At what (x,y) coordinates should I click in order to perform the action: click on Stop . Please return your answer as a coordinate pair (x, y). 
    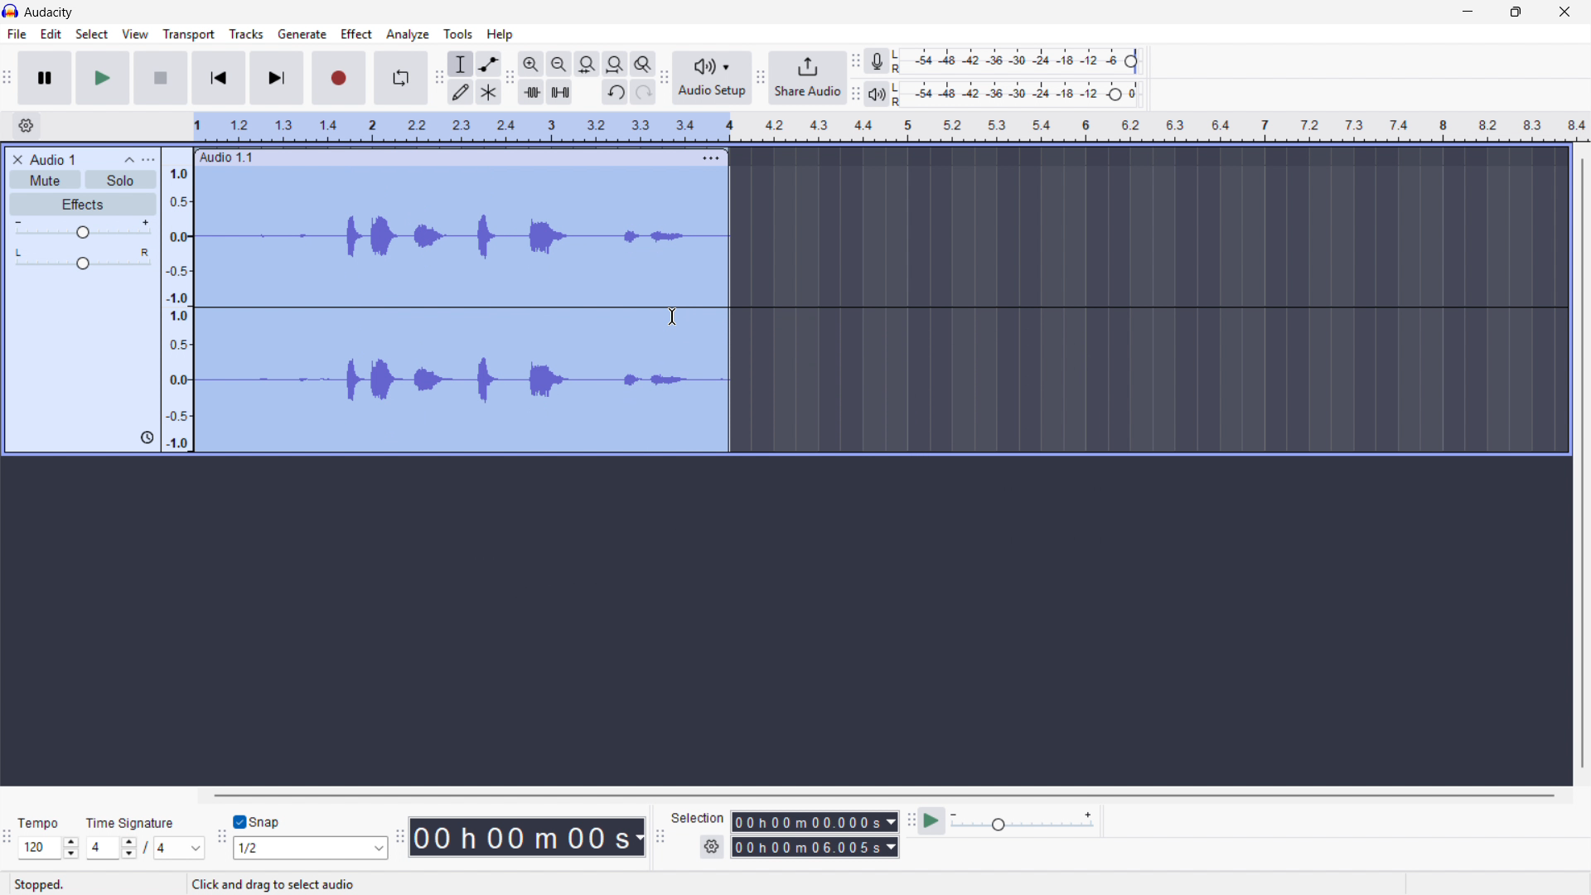
    Looking at the image, I should click on (161, 78).